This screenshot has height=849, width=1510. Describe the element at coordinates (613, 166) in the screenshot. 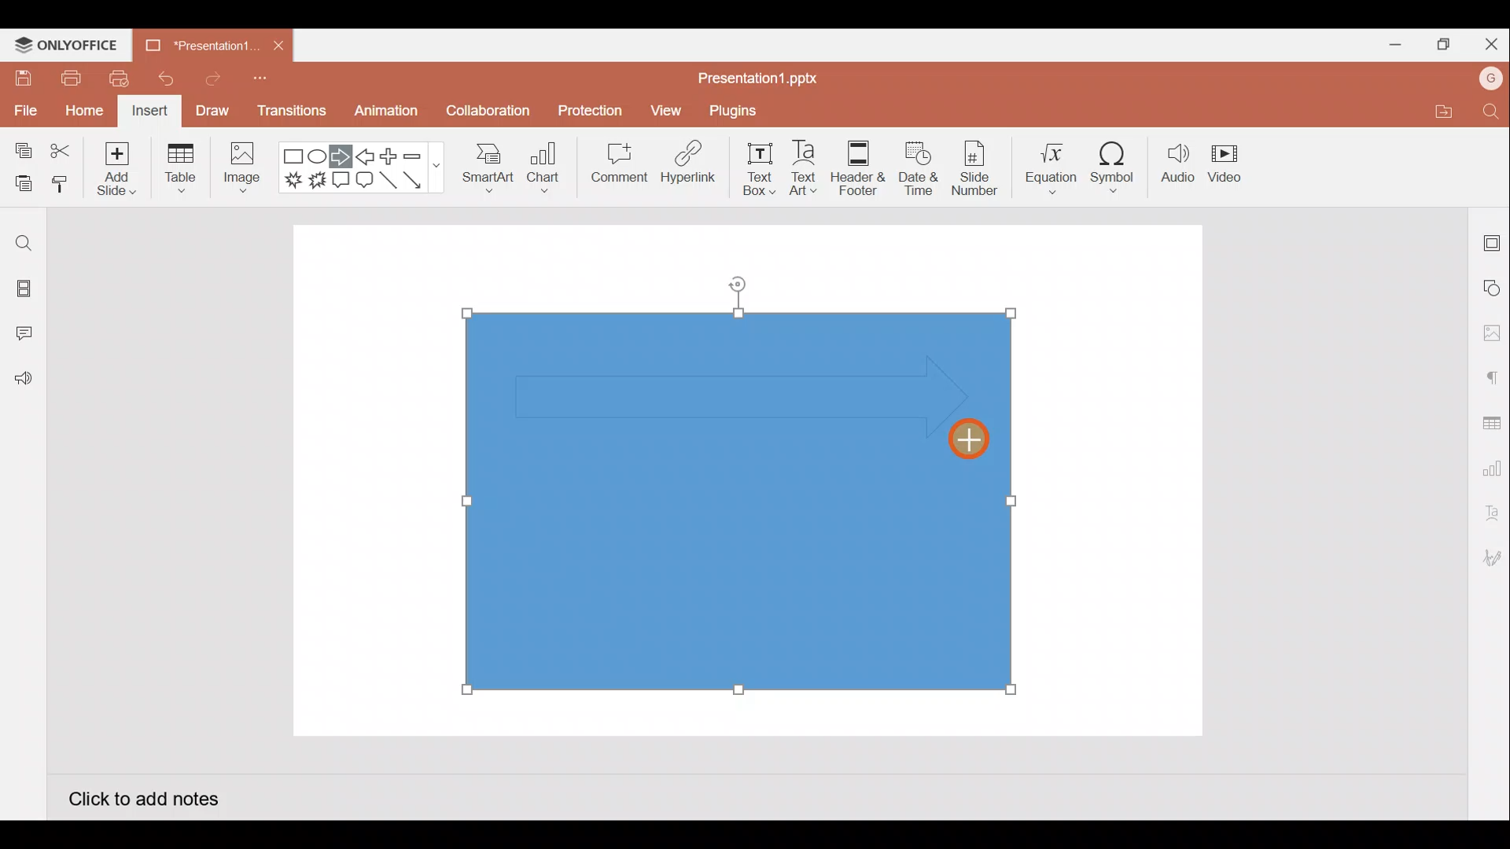

I see `Comment` at that location.